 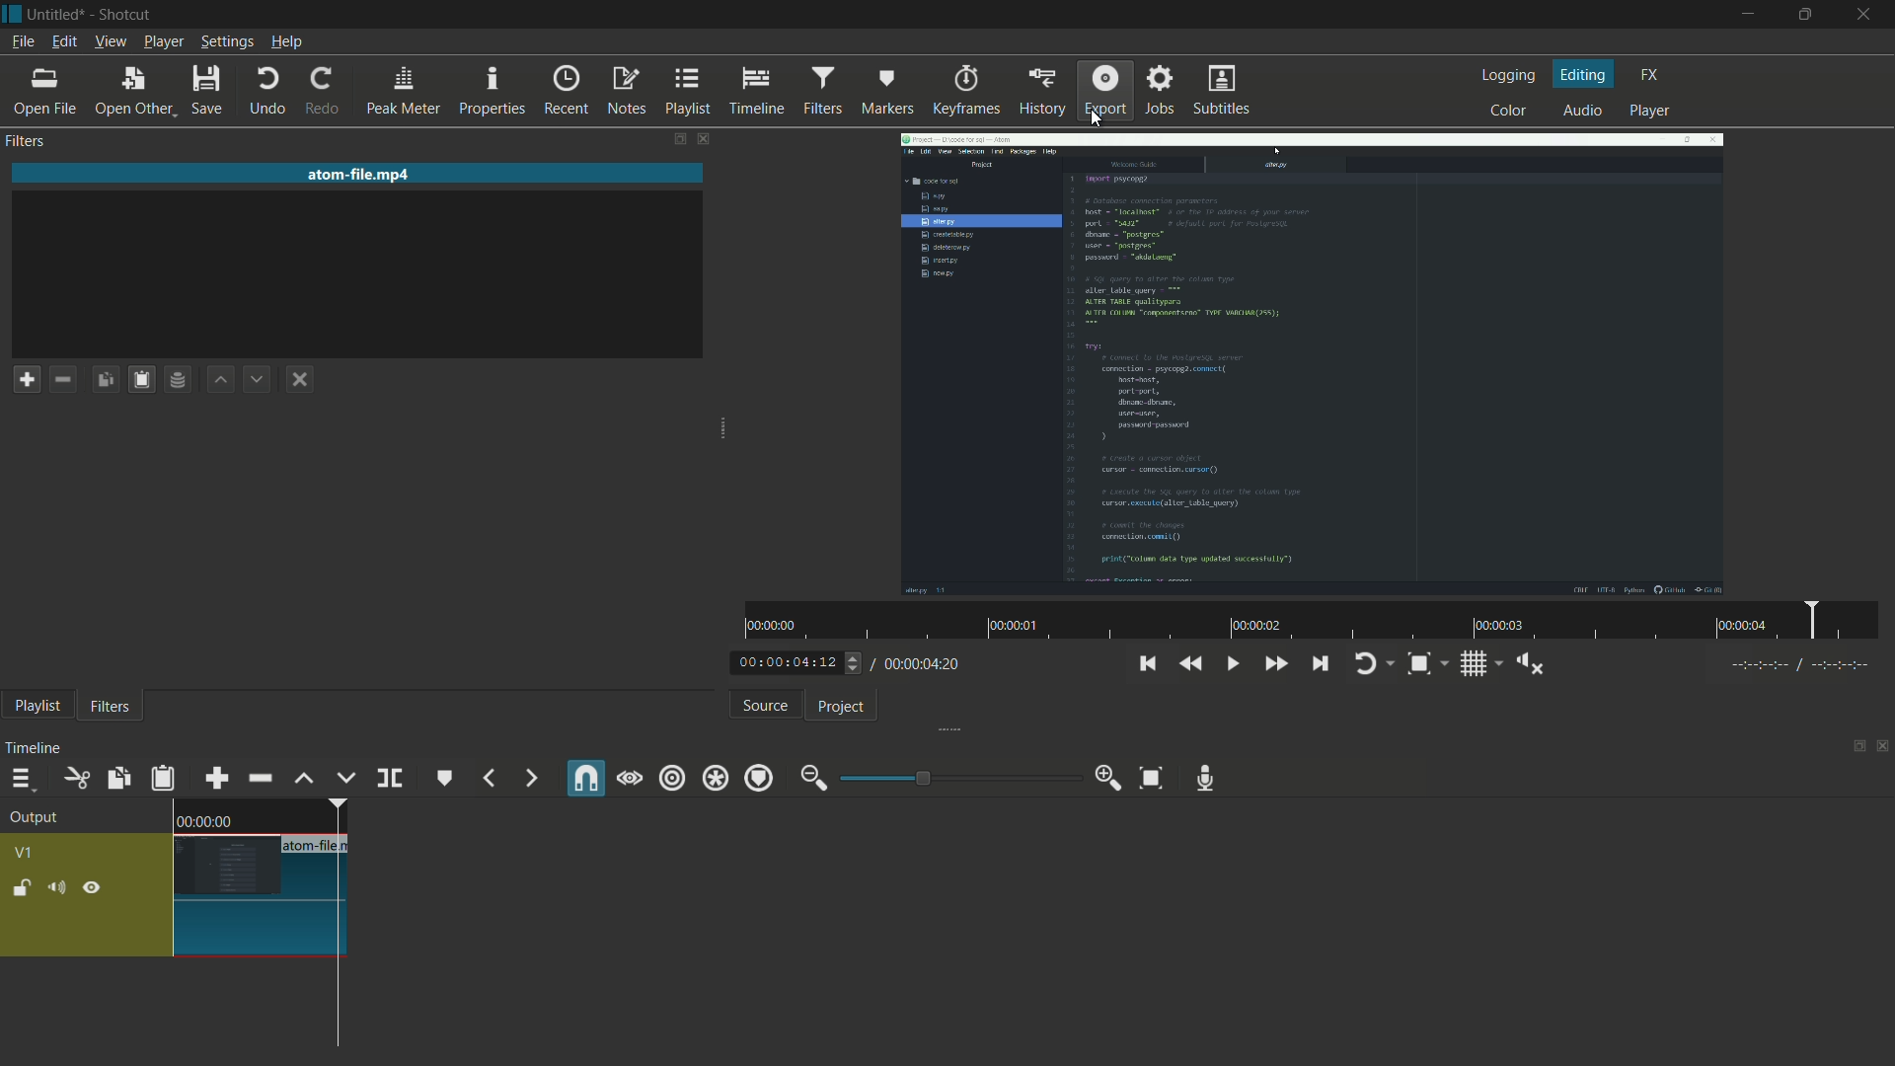 What do you see at coordinates (1474, 666) in the screenshot?
I see `toggle grid` at bounding box center [1474, 666].